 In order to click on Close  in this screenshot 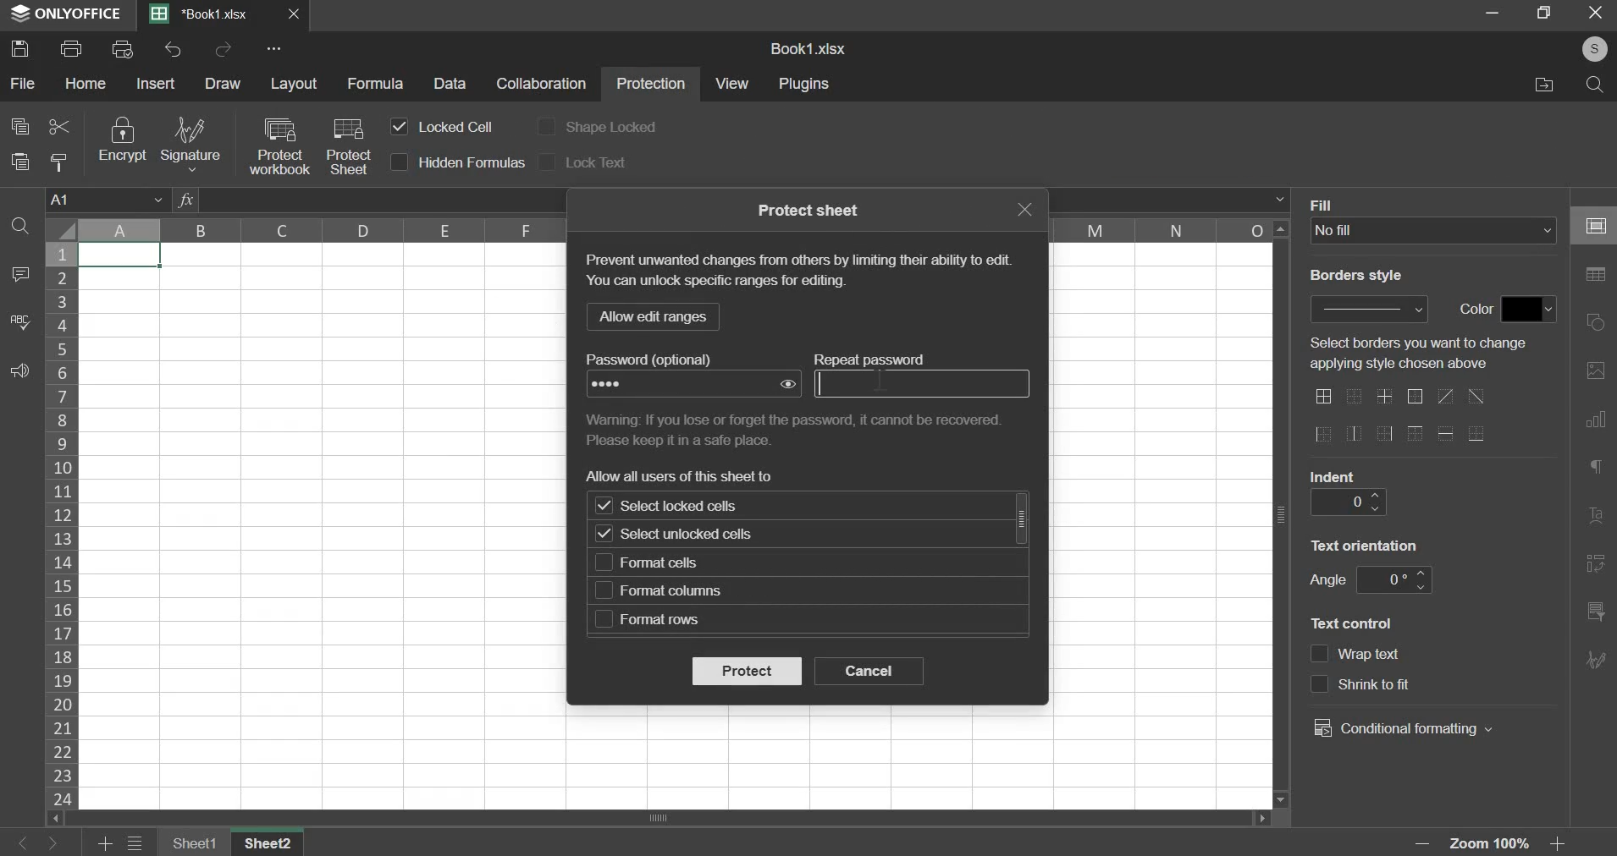, I will do `click(295, 14)`.